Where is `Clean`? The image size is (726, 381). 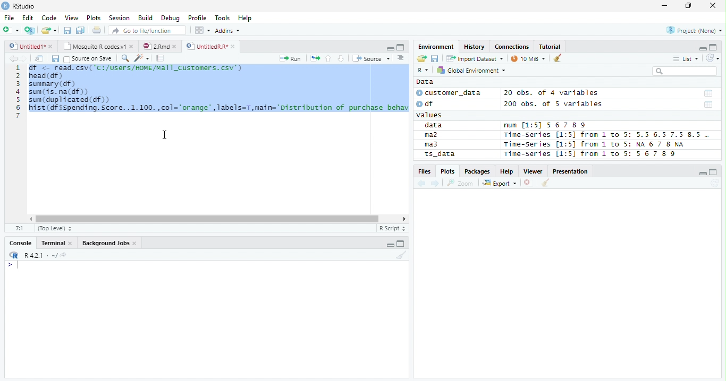
Clean is located at coordinates (401, 256).